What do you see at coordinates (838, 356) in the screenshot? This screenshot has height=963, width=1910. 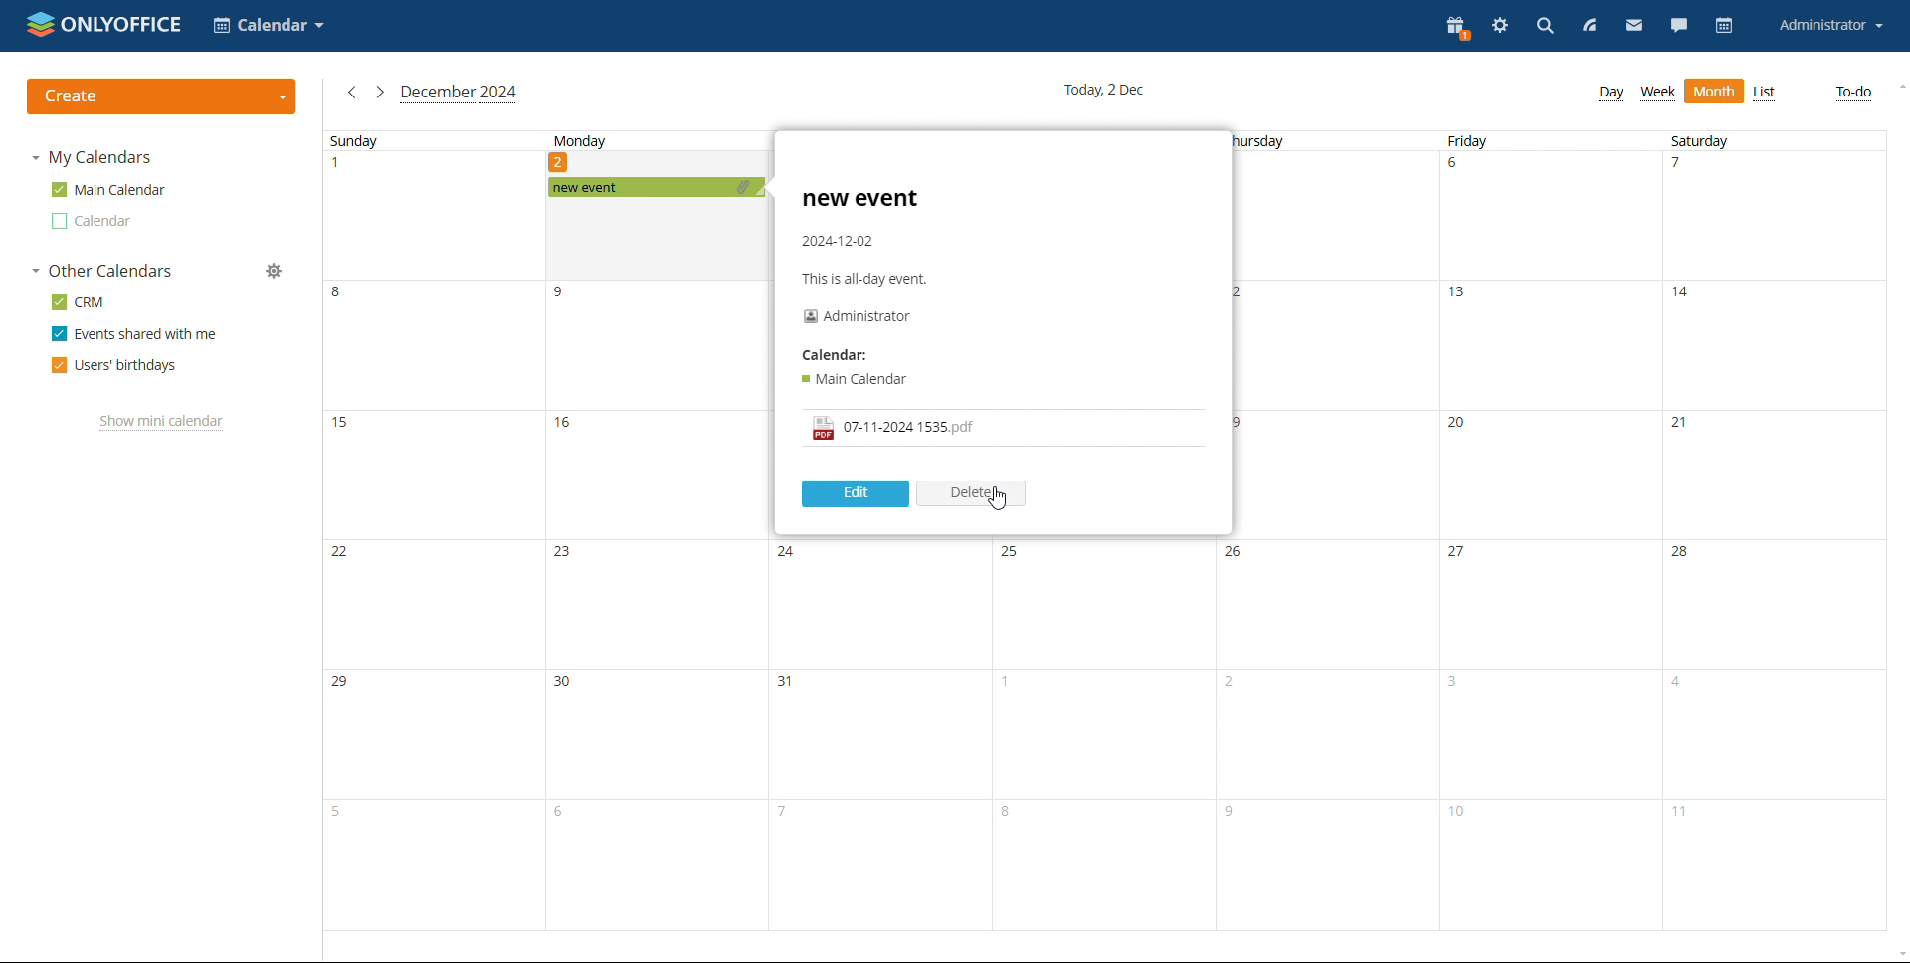 I see `Calendar:` at bounding box center [838, 356].